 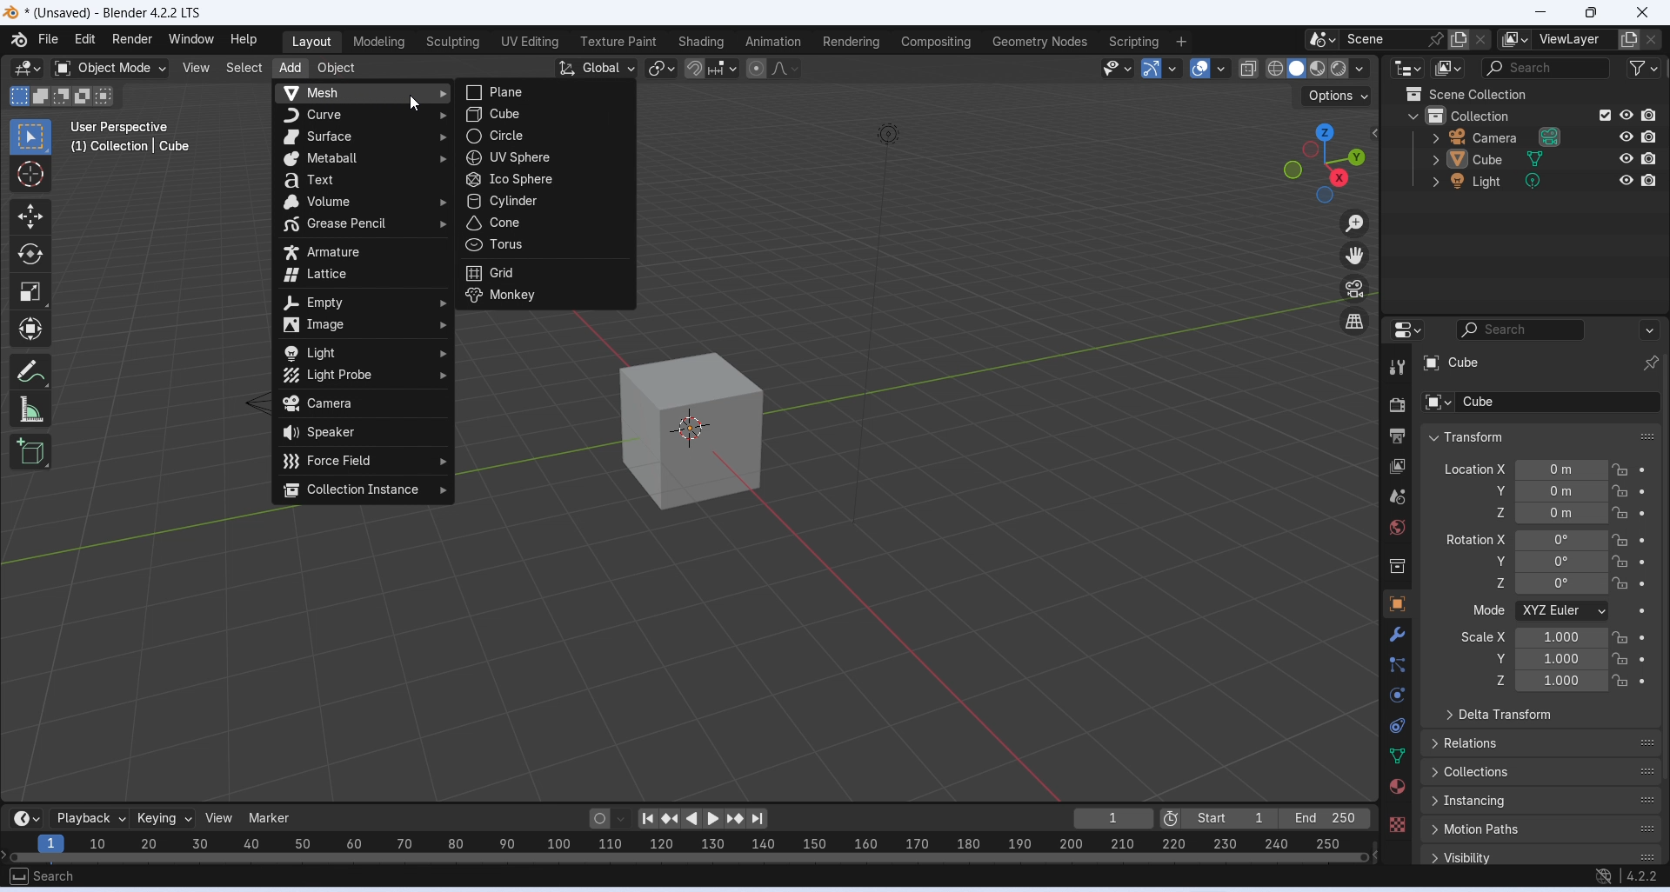 I want to click on View, so click(x=196, y=68).